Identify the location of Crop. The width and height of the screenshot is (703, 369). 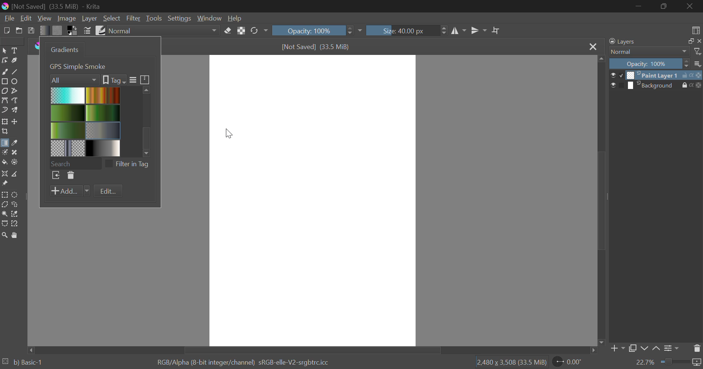
(496, 31).